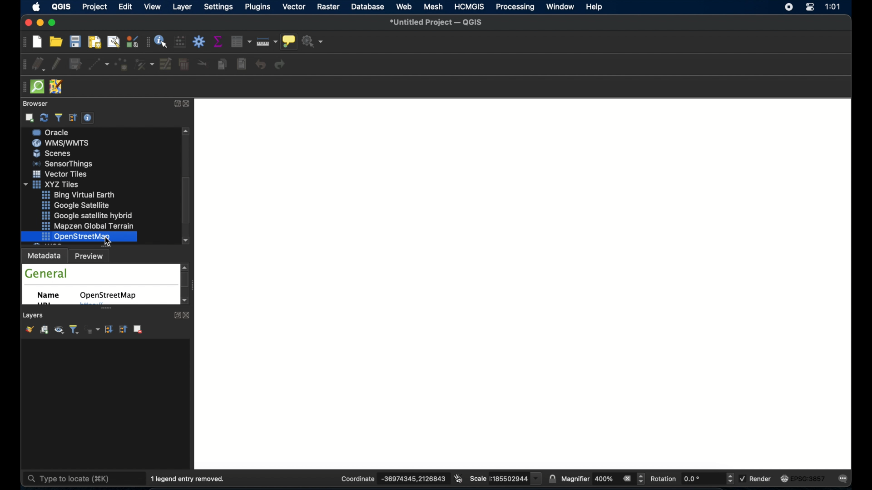 The image size is (872, 490). What do you see at coordinates (434, 7) in the screenshot?
I see `mesh` at bounding box center [434, 7].